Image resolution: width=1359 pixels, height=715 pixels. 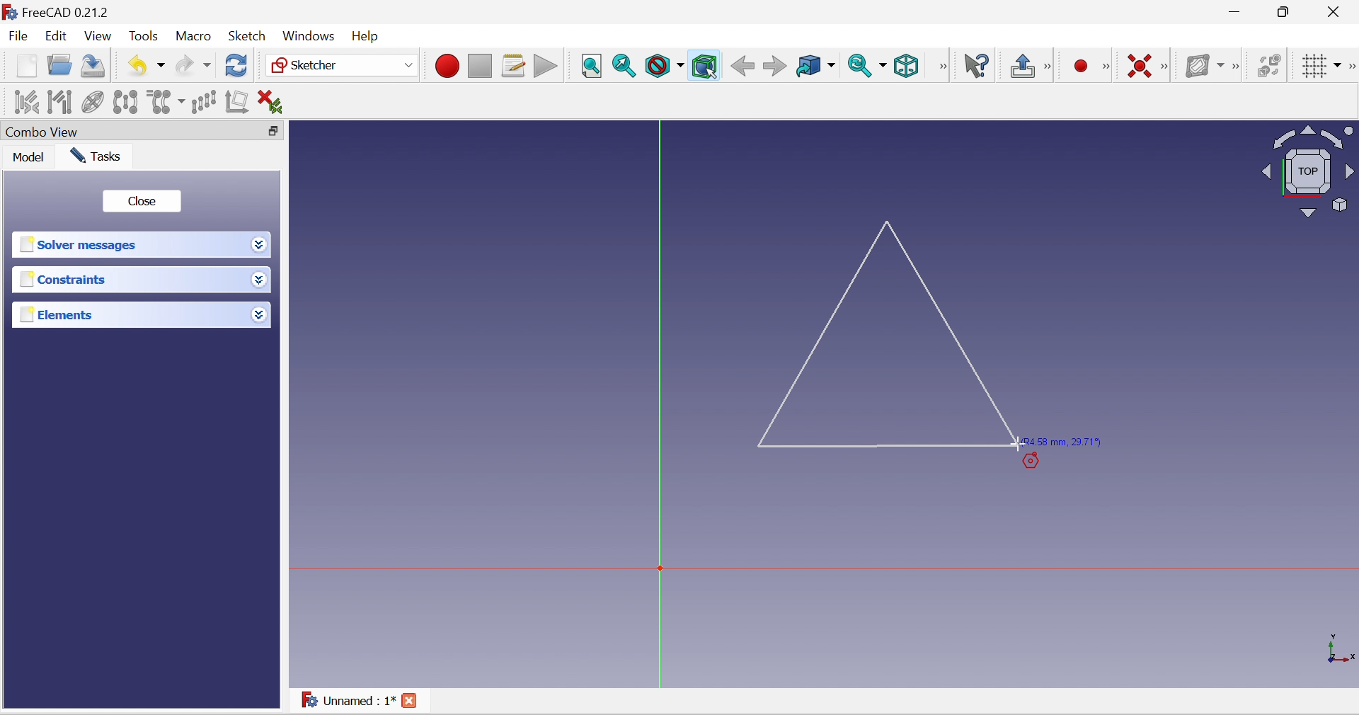 I want to click on Undo, so click(x=145, y=67).